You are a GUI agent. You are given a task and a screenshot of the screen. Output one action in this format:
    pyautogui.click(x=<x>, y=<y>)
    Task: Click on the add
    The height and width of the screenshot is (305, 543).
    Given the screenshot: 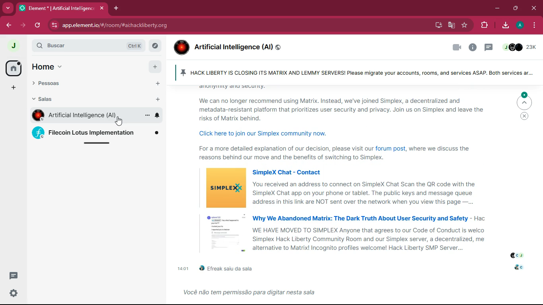 What is the action you would take?
    pyautogui.click(x=14, y=88)
    